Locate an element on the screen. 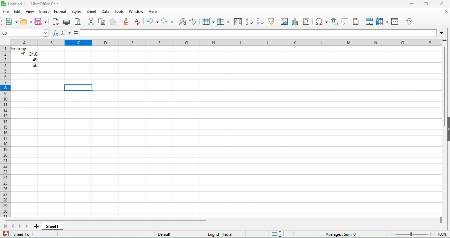  scroll to previous sheet is located at coordinates (14, 225).